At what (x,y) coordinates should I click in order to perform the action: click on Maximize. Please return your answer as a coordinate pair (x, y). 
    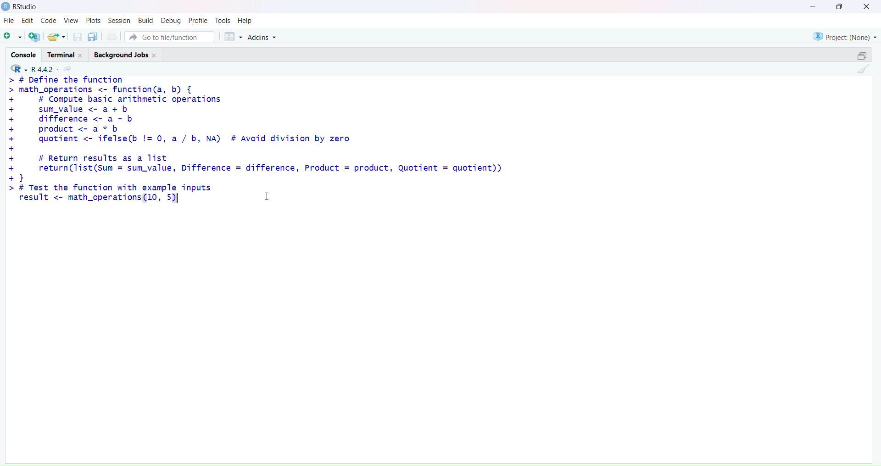
    Looking at the image, I should click on (840, 7).